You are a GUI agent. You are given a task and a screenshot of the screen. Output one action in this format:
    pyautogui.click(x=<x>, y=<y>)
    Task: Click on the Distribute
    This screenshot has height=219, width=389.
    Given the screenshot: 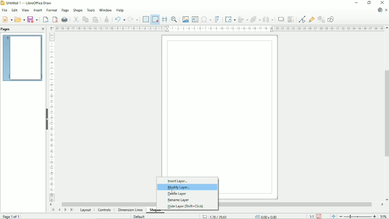 What is the action you would take?
    pyautogui.click(x=268, y=19)
    